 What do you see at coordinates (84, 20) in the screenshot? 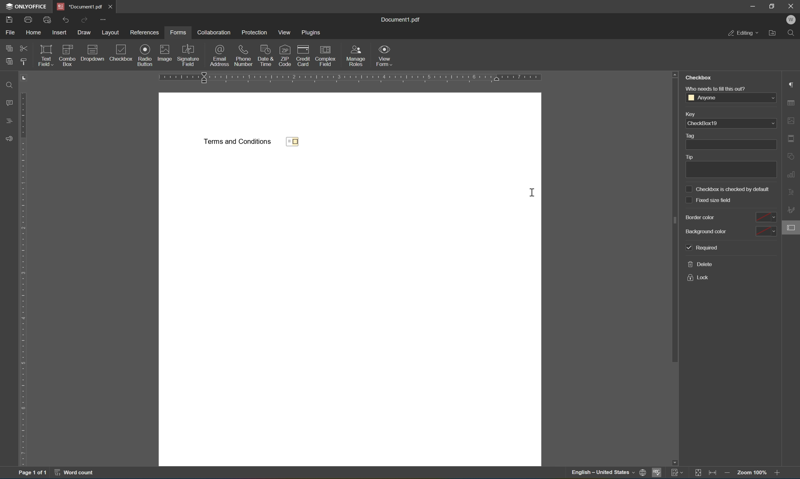
I see `redo` at bounding box center [84, 20].